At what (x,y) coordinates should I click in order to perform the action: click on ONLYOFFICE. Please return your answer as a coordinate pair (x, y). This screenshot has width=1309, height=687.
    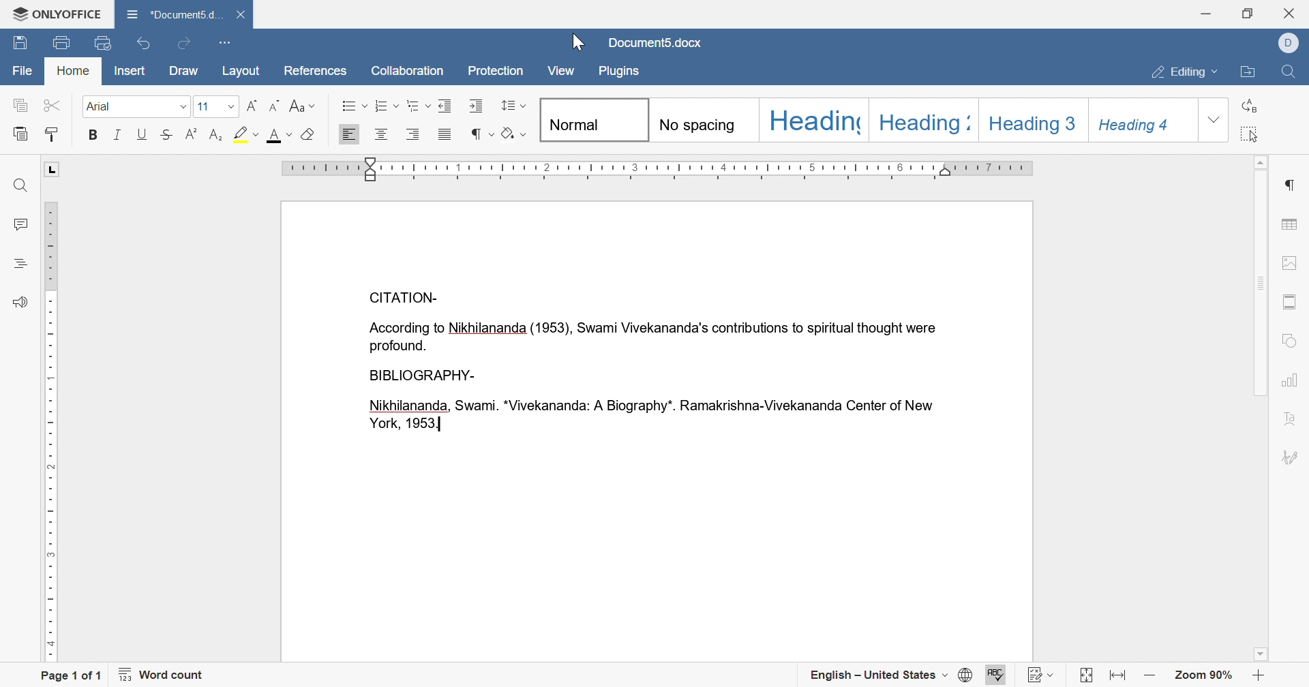
    Looking at the image, I should click on (52, 12).